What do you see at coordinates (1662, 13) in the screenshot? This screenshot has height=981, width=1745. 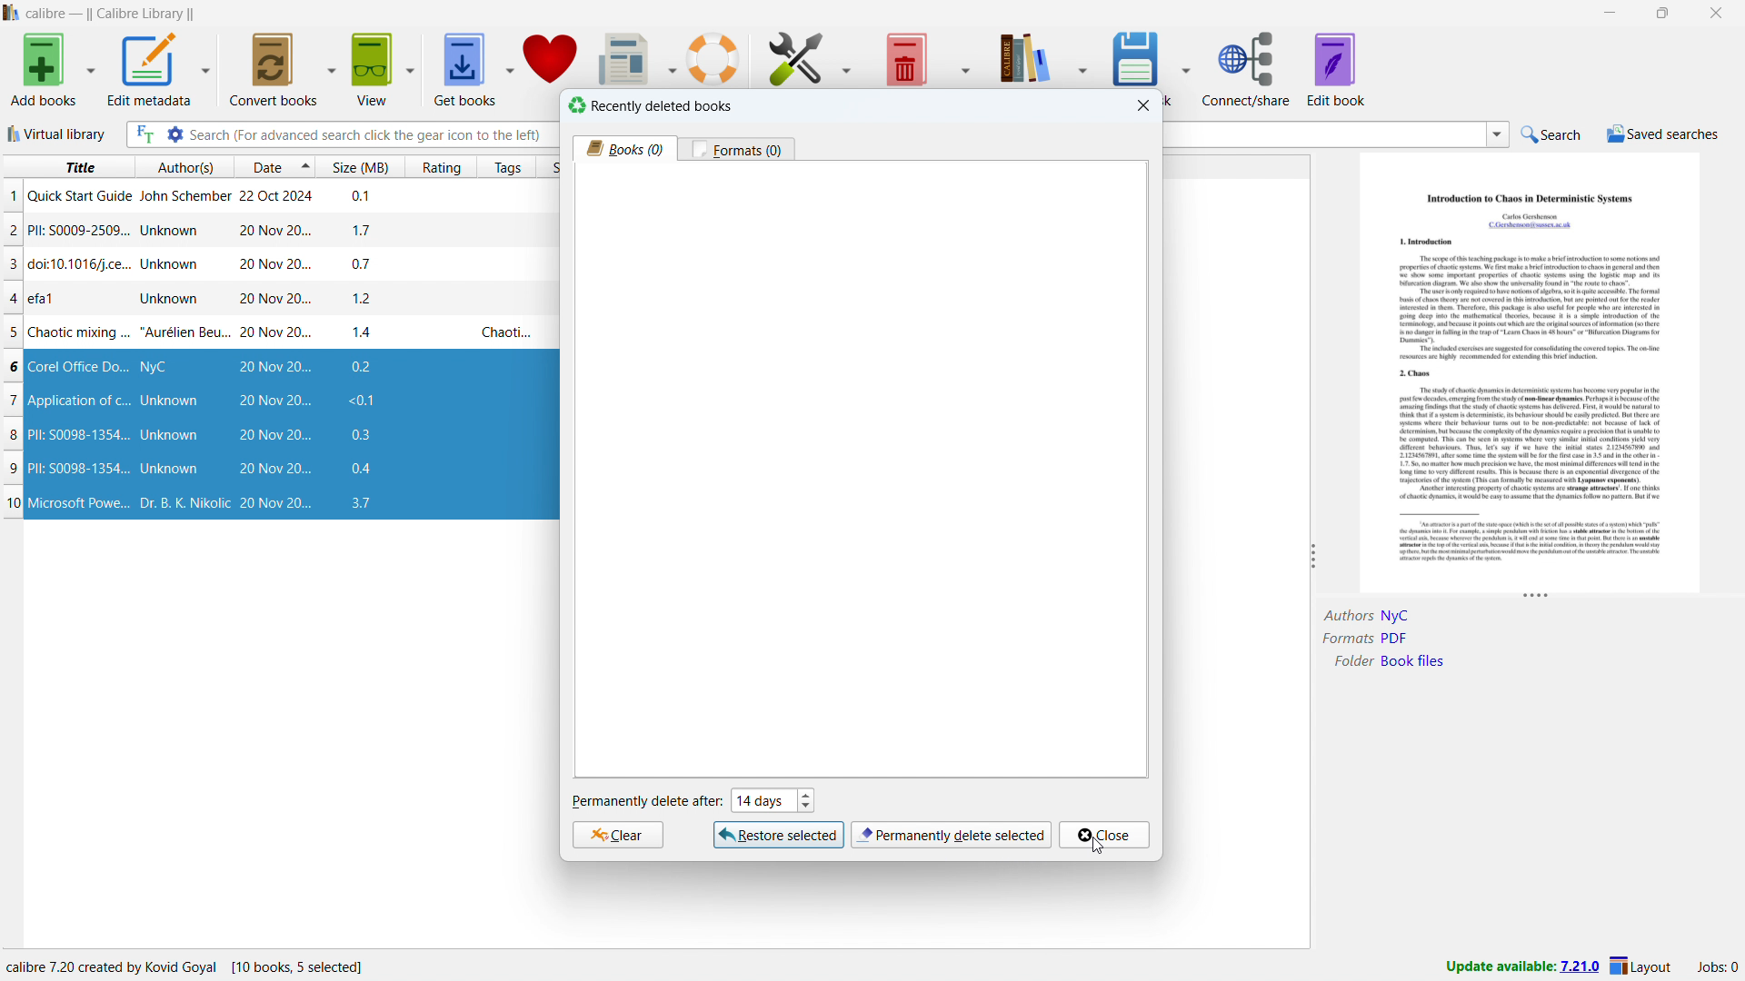 I see `maximize ` at bounding box center [1662, 13].